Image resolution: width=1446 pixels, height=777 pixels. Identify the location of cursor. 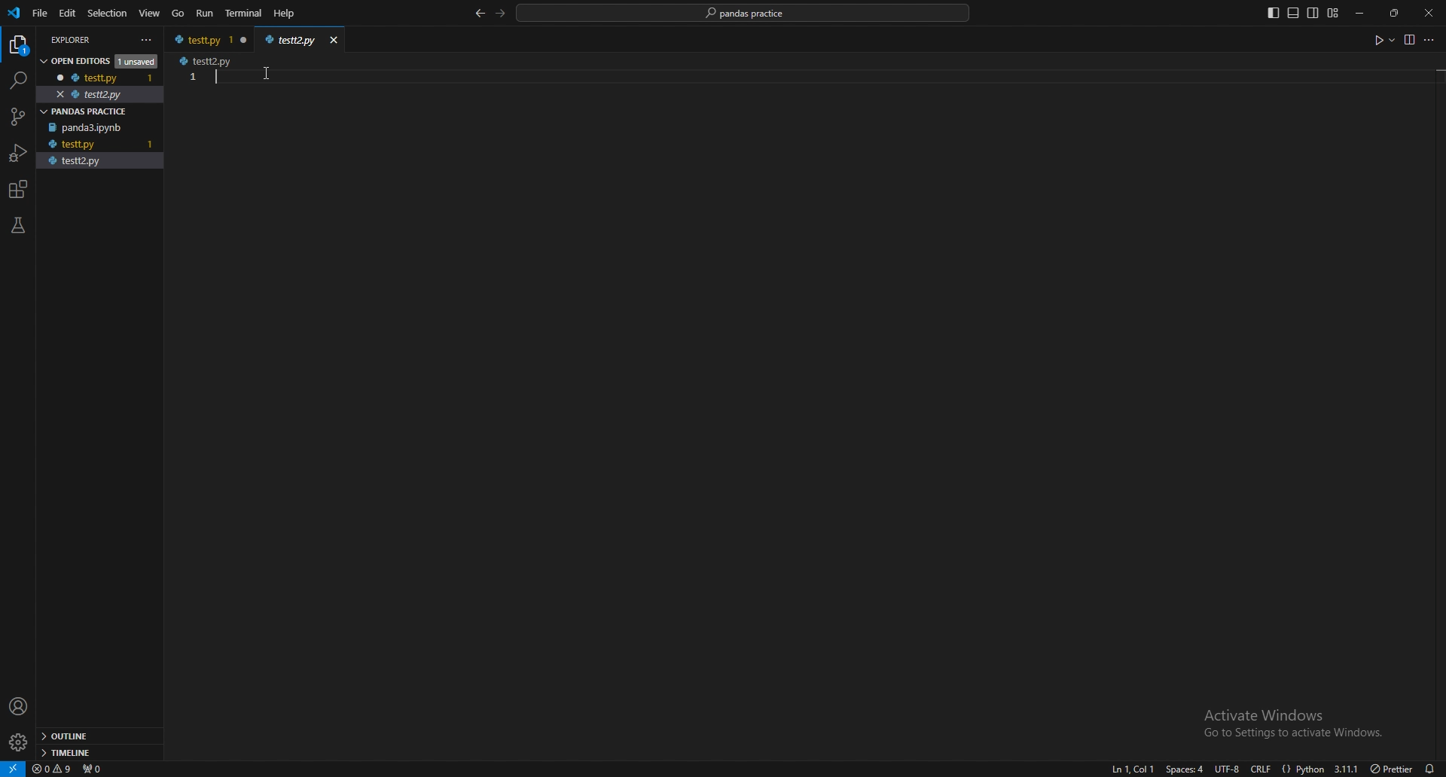
(263, 77).